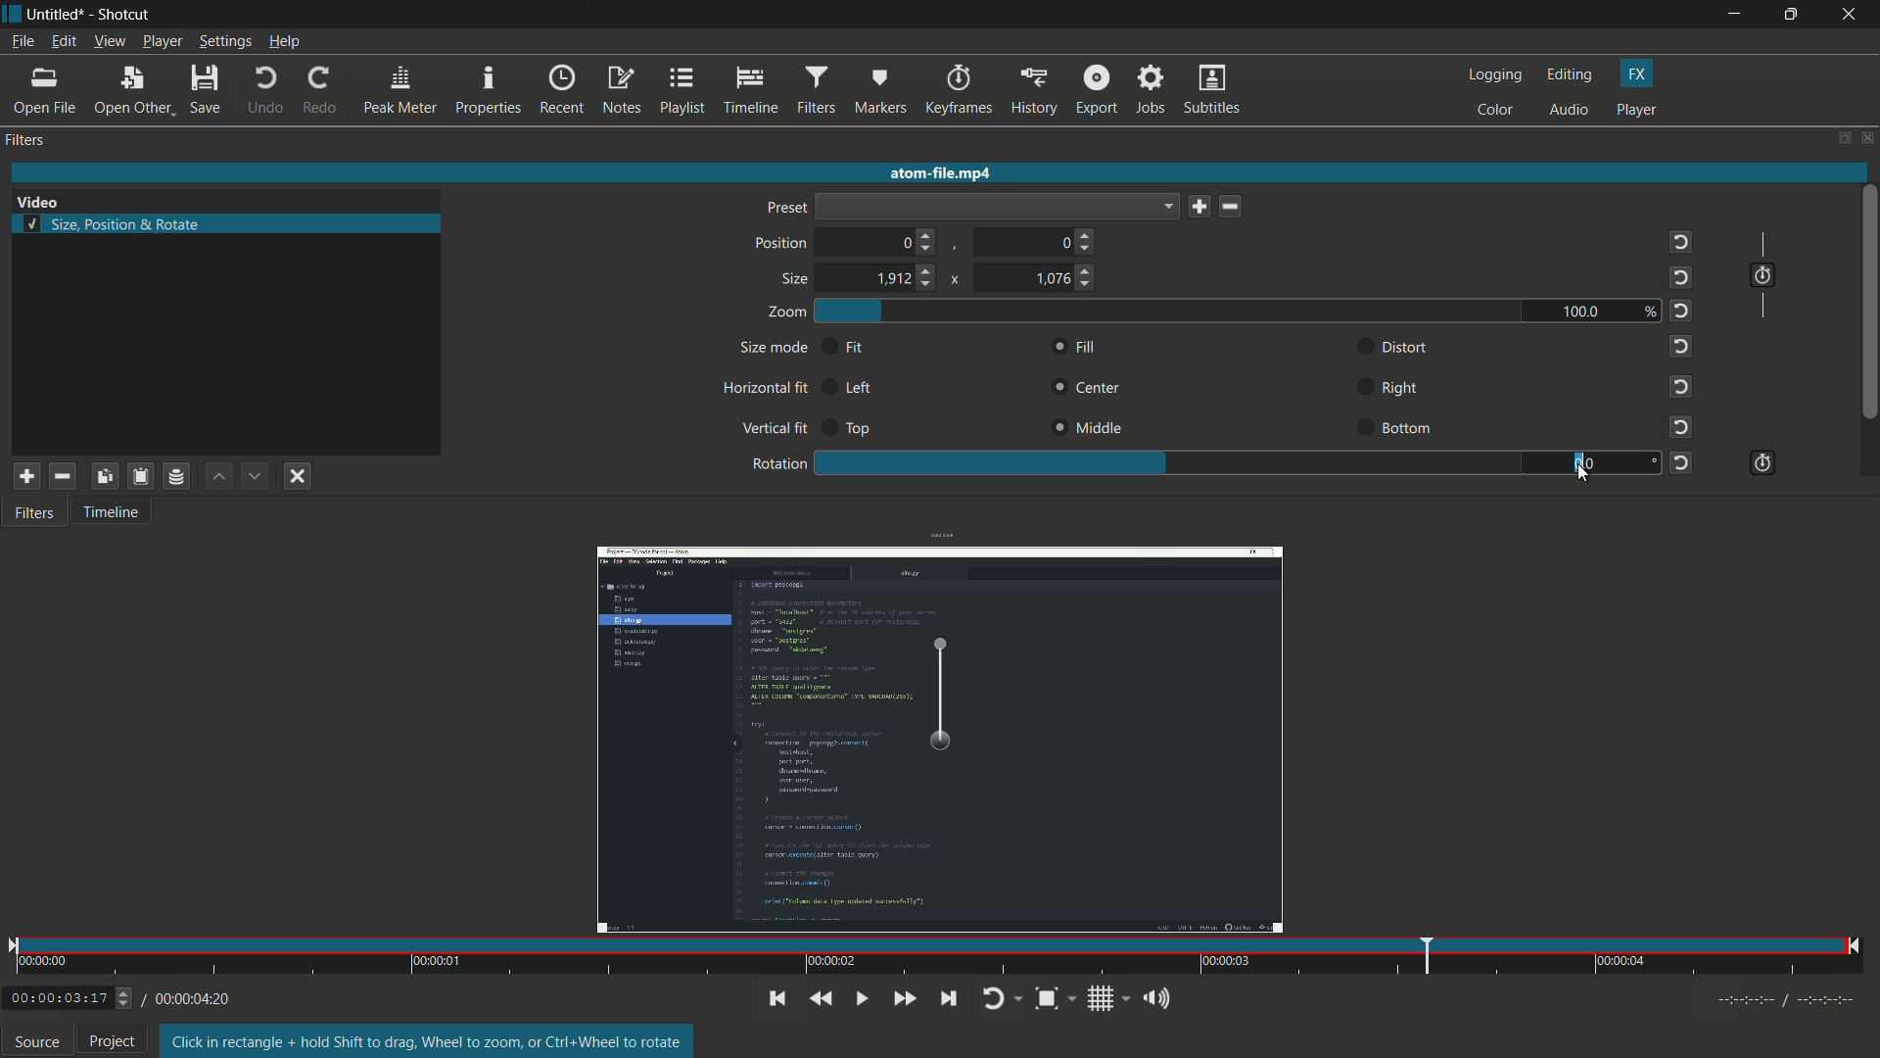 This screenshot has width=1880, height=1058. What do you see at coordinates (1094, 91) in the screenshot?
I see `export` at bounding box center [1094, 91].